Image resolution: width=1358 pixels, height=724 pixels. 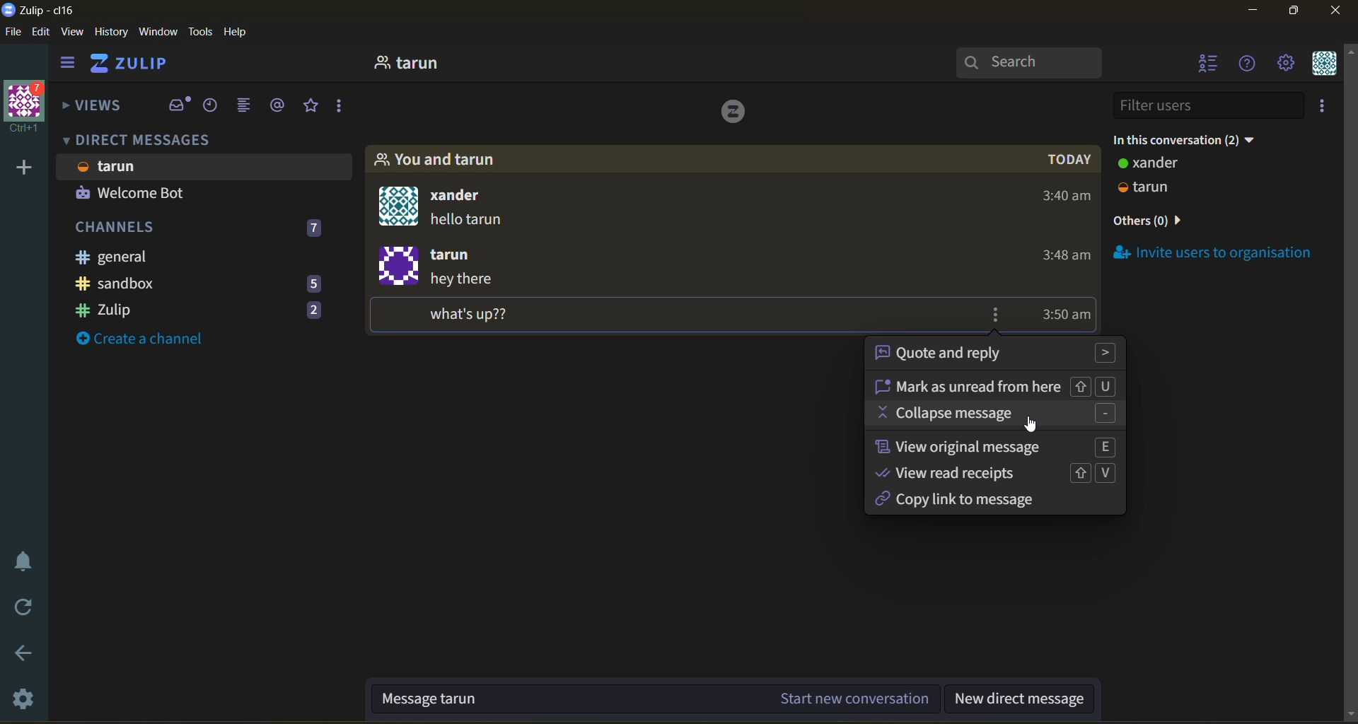 What do you see at coordinates (1323, 65) in the screenshot?
I see `personal menu` at bounding box center [1323, 65].